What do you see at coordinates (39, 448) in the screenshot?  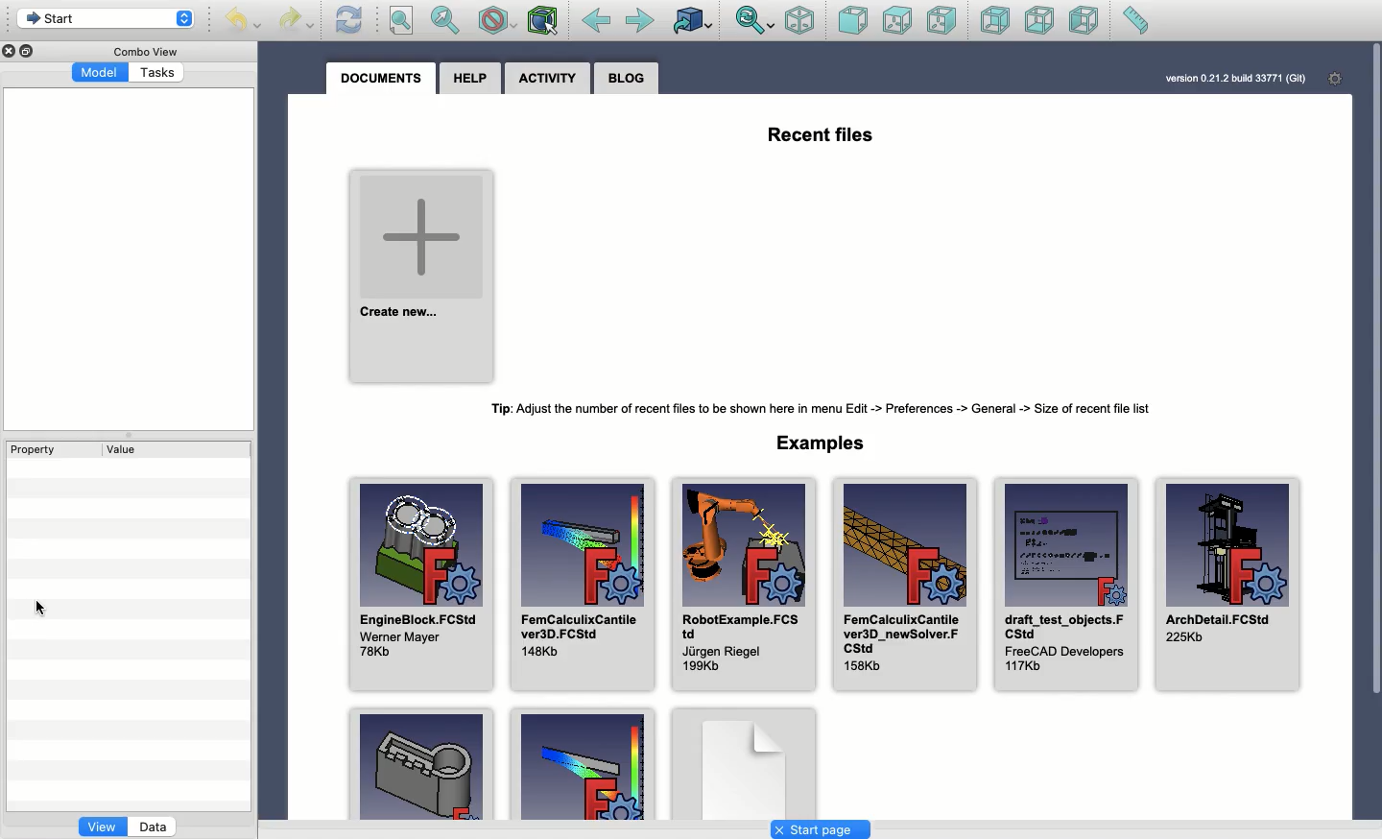 I see `Property ` at bounding box center [39, 448].